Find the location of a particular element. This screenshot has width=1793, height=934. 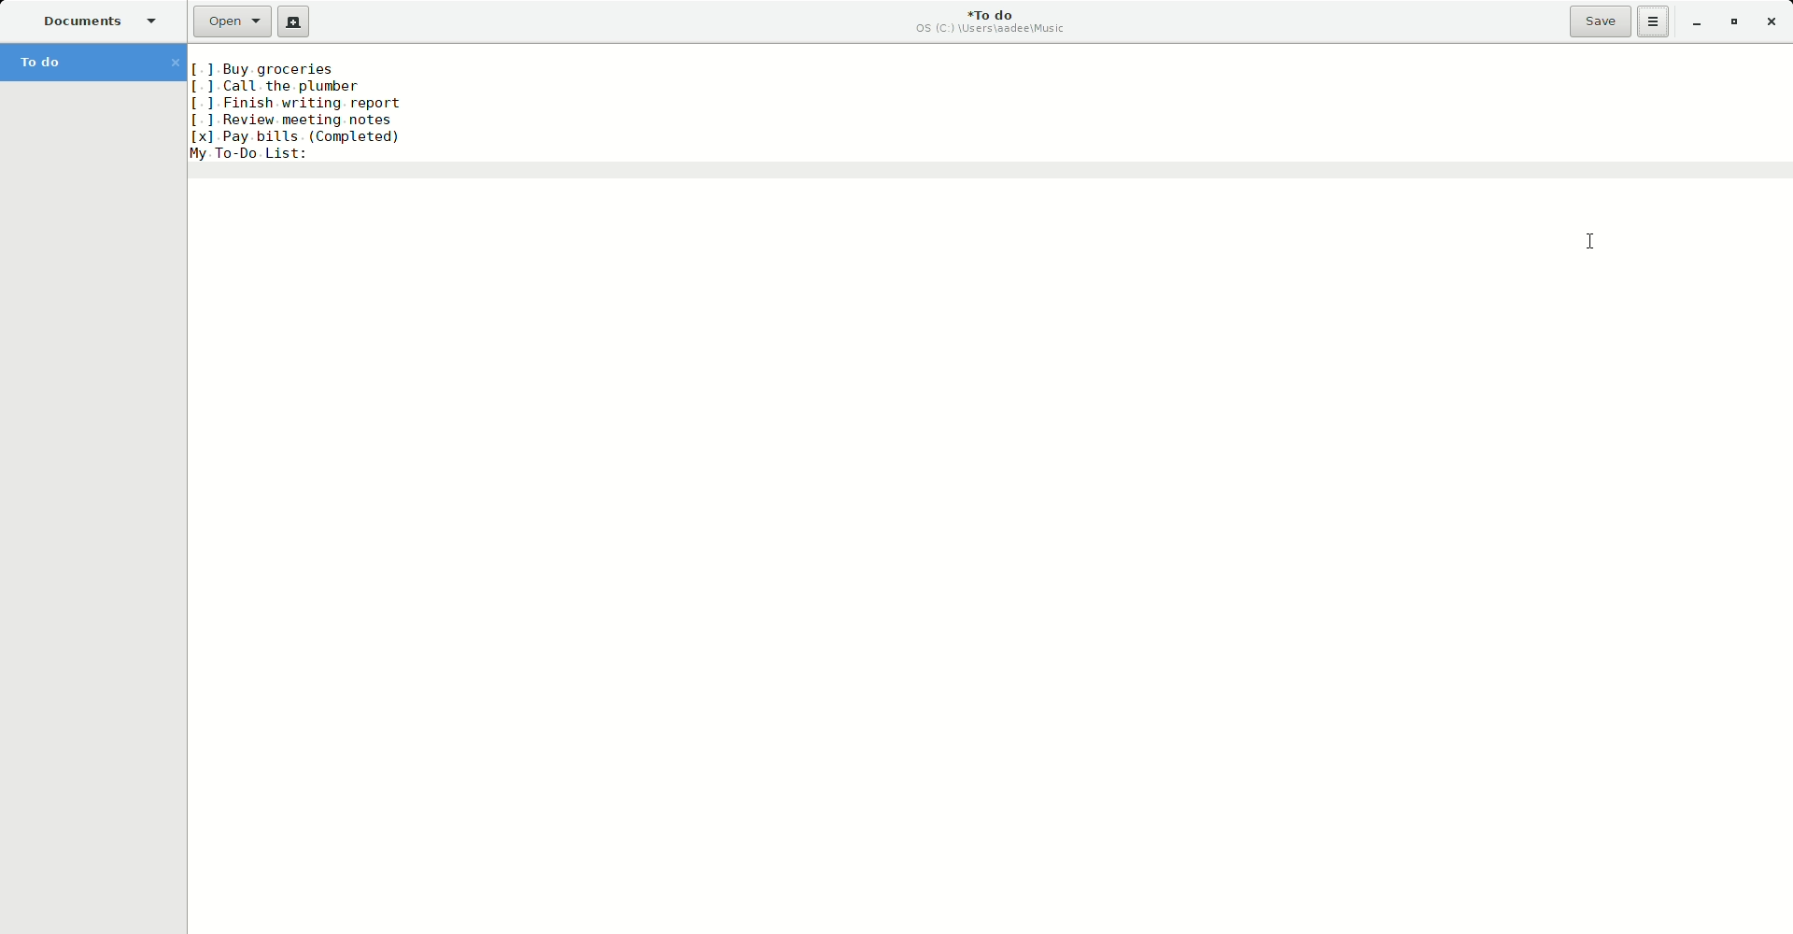

Sort applied on text is located at coordinates (321, 113).